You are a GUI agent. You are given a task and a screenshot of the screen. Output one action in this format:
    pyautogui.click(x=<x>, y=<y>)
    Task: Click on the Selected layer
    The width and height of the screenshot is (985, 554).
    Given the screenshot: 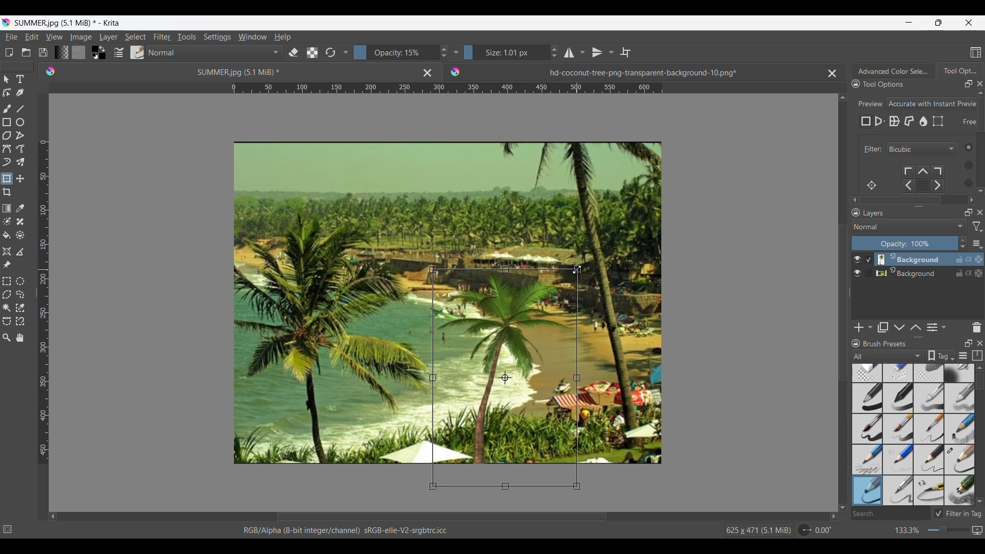 What is the action you would take?
    pyautogui.click(x=908, y=259)
    